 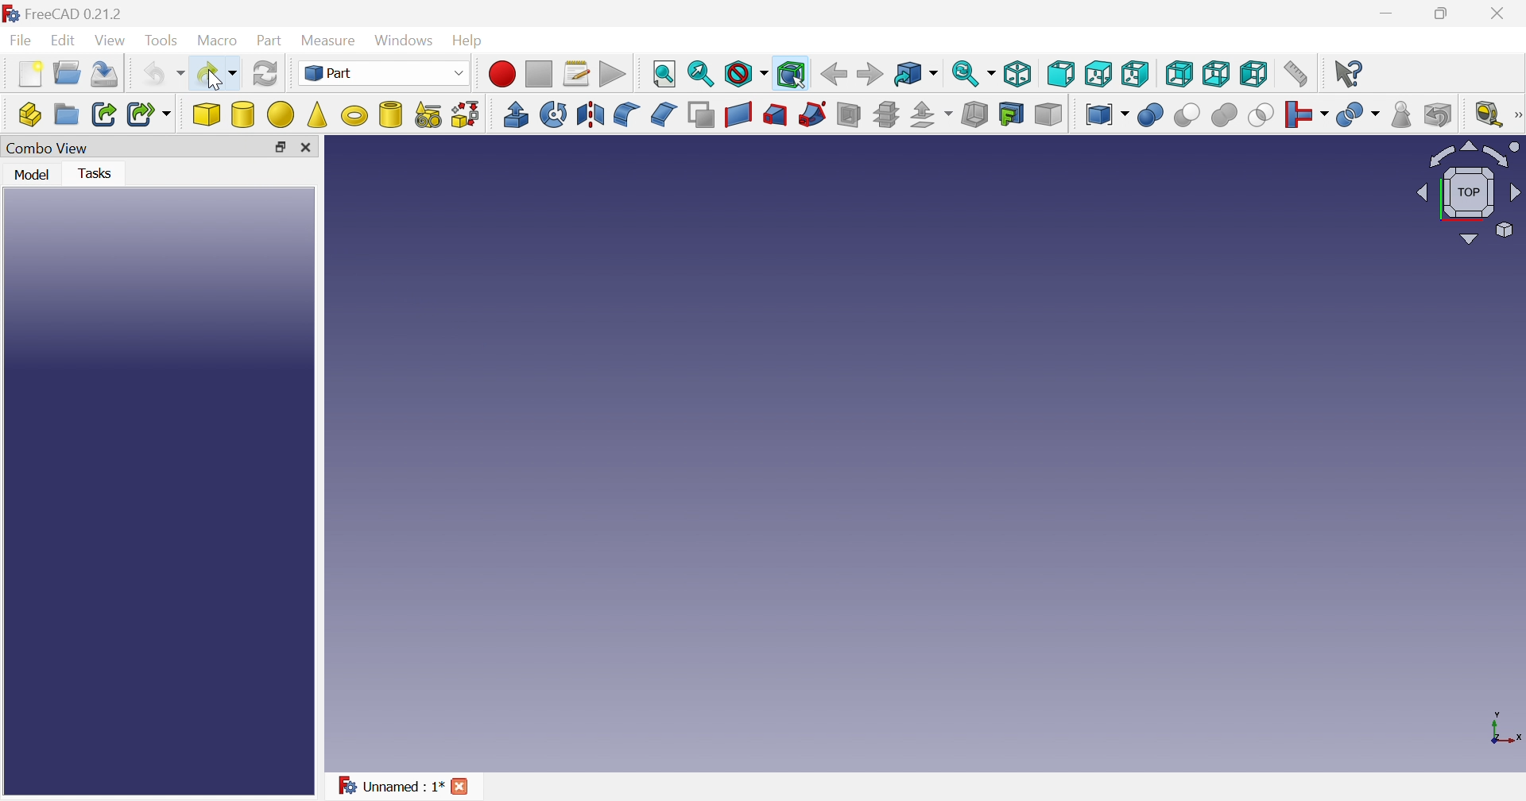 I want to click on Measure liner, so click(x=1487, y=114).